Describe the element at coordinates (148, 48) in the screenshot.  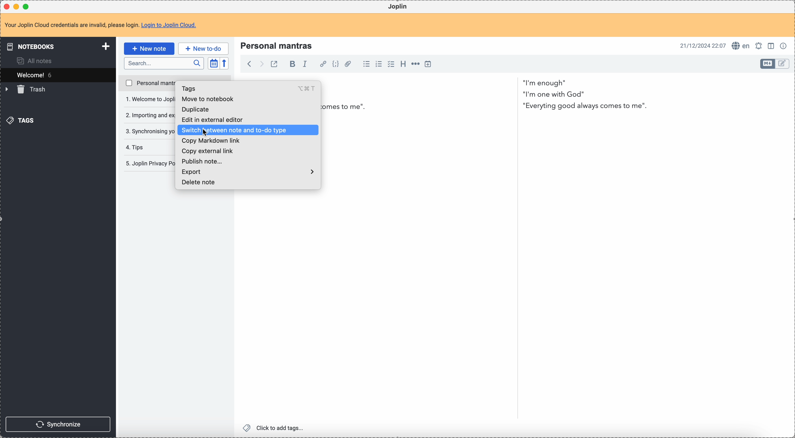
I see `new note` at that location.